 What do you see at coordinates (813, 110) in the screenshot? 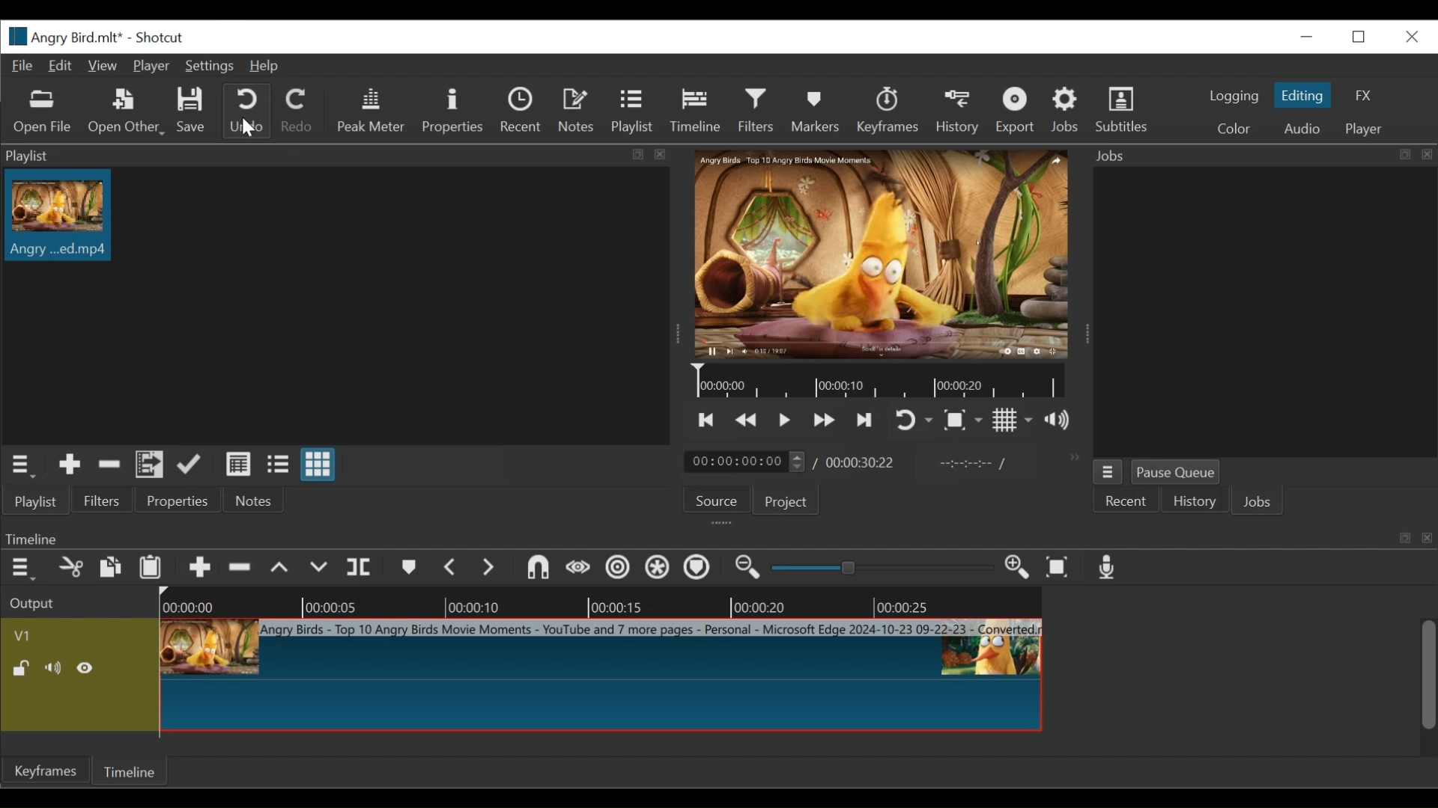
I see `Markers` at bounding box center [813, 110].